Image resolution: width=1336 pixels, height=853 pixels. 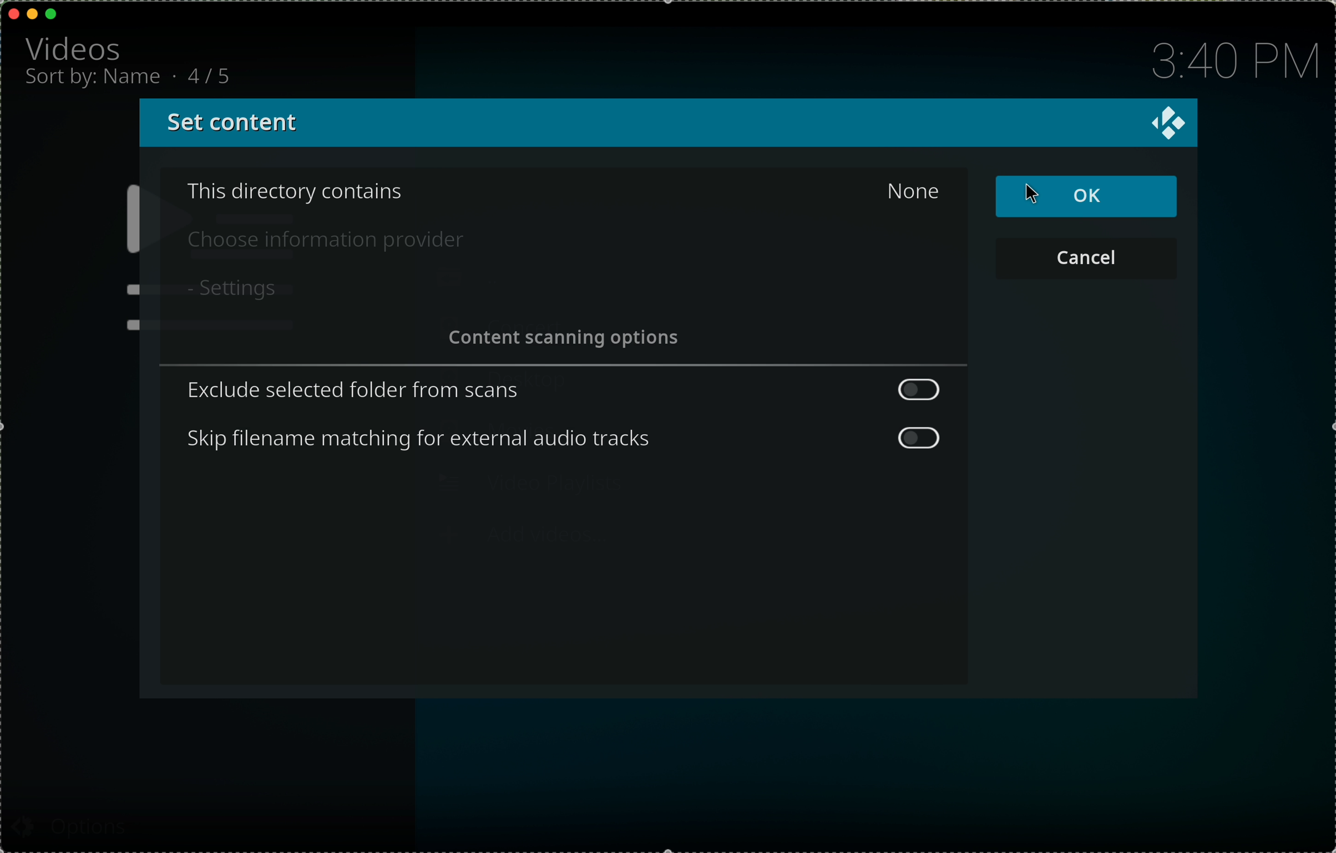 What do you see at coordinates (1168, 123) in the screenshot?
I see `close` at bounding box center [1168, 123].